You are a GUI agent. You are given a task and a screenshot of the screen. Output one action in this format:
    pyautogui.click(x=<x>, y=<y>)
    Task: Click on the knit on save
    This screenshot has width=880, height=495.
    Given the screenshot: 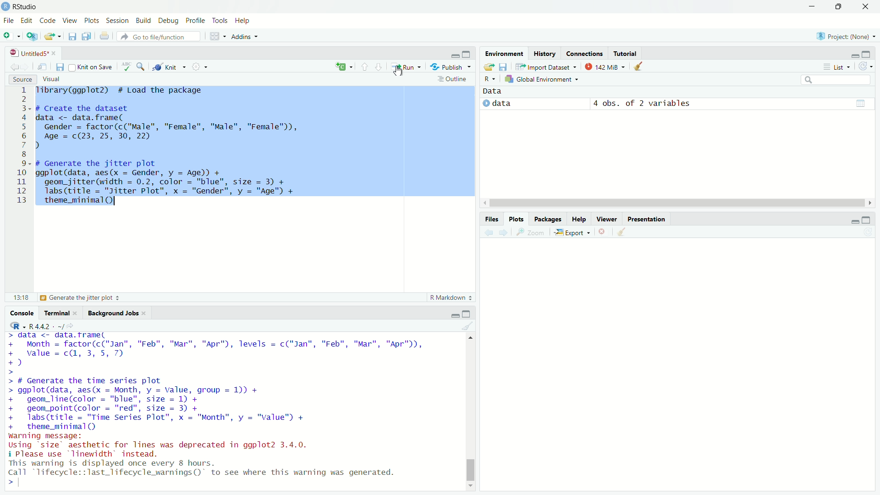 What is the action you would take?
    pyautogui.click(x=93, y=66)
    